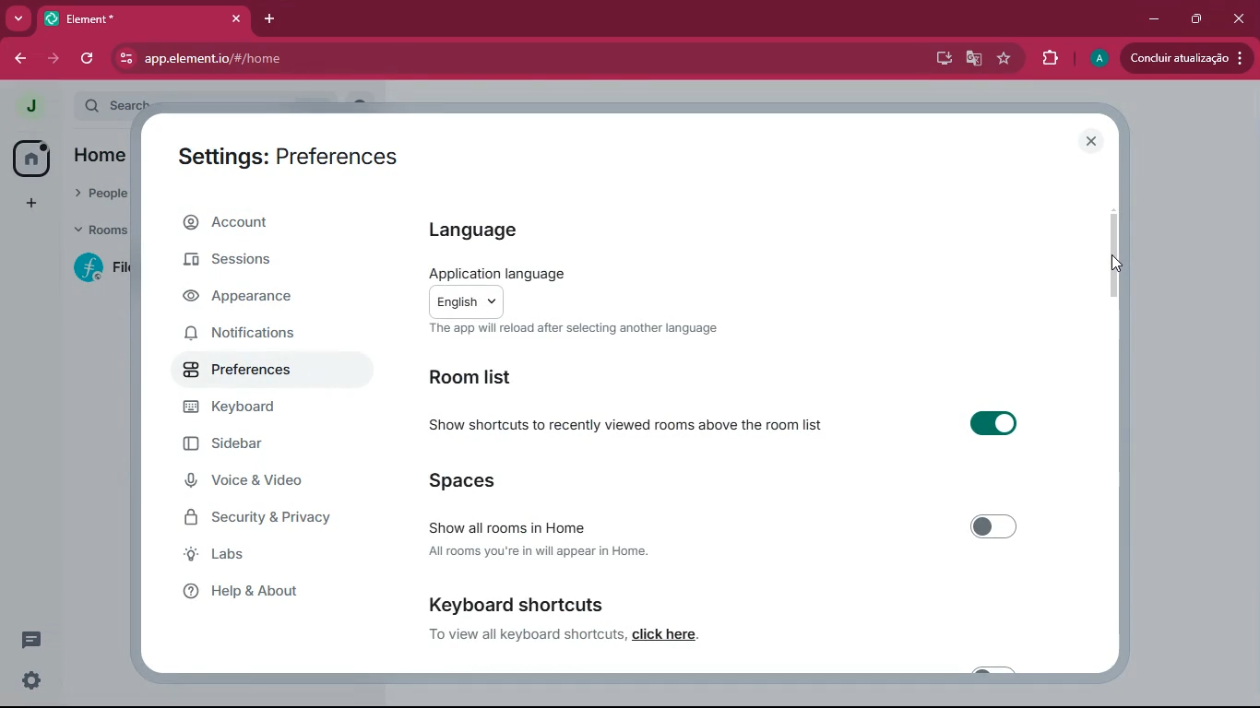  I want to click on back, so click(17, 59).